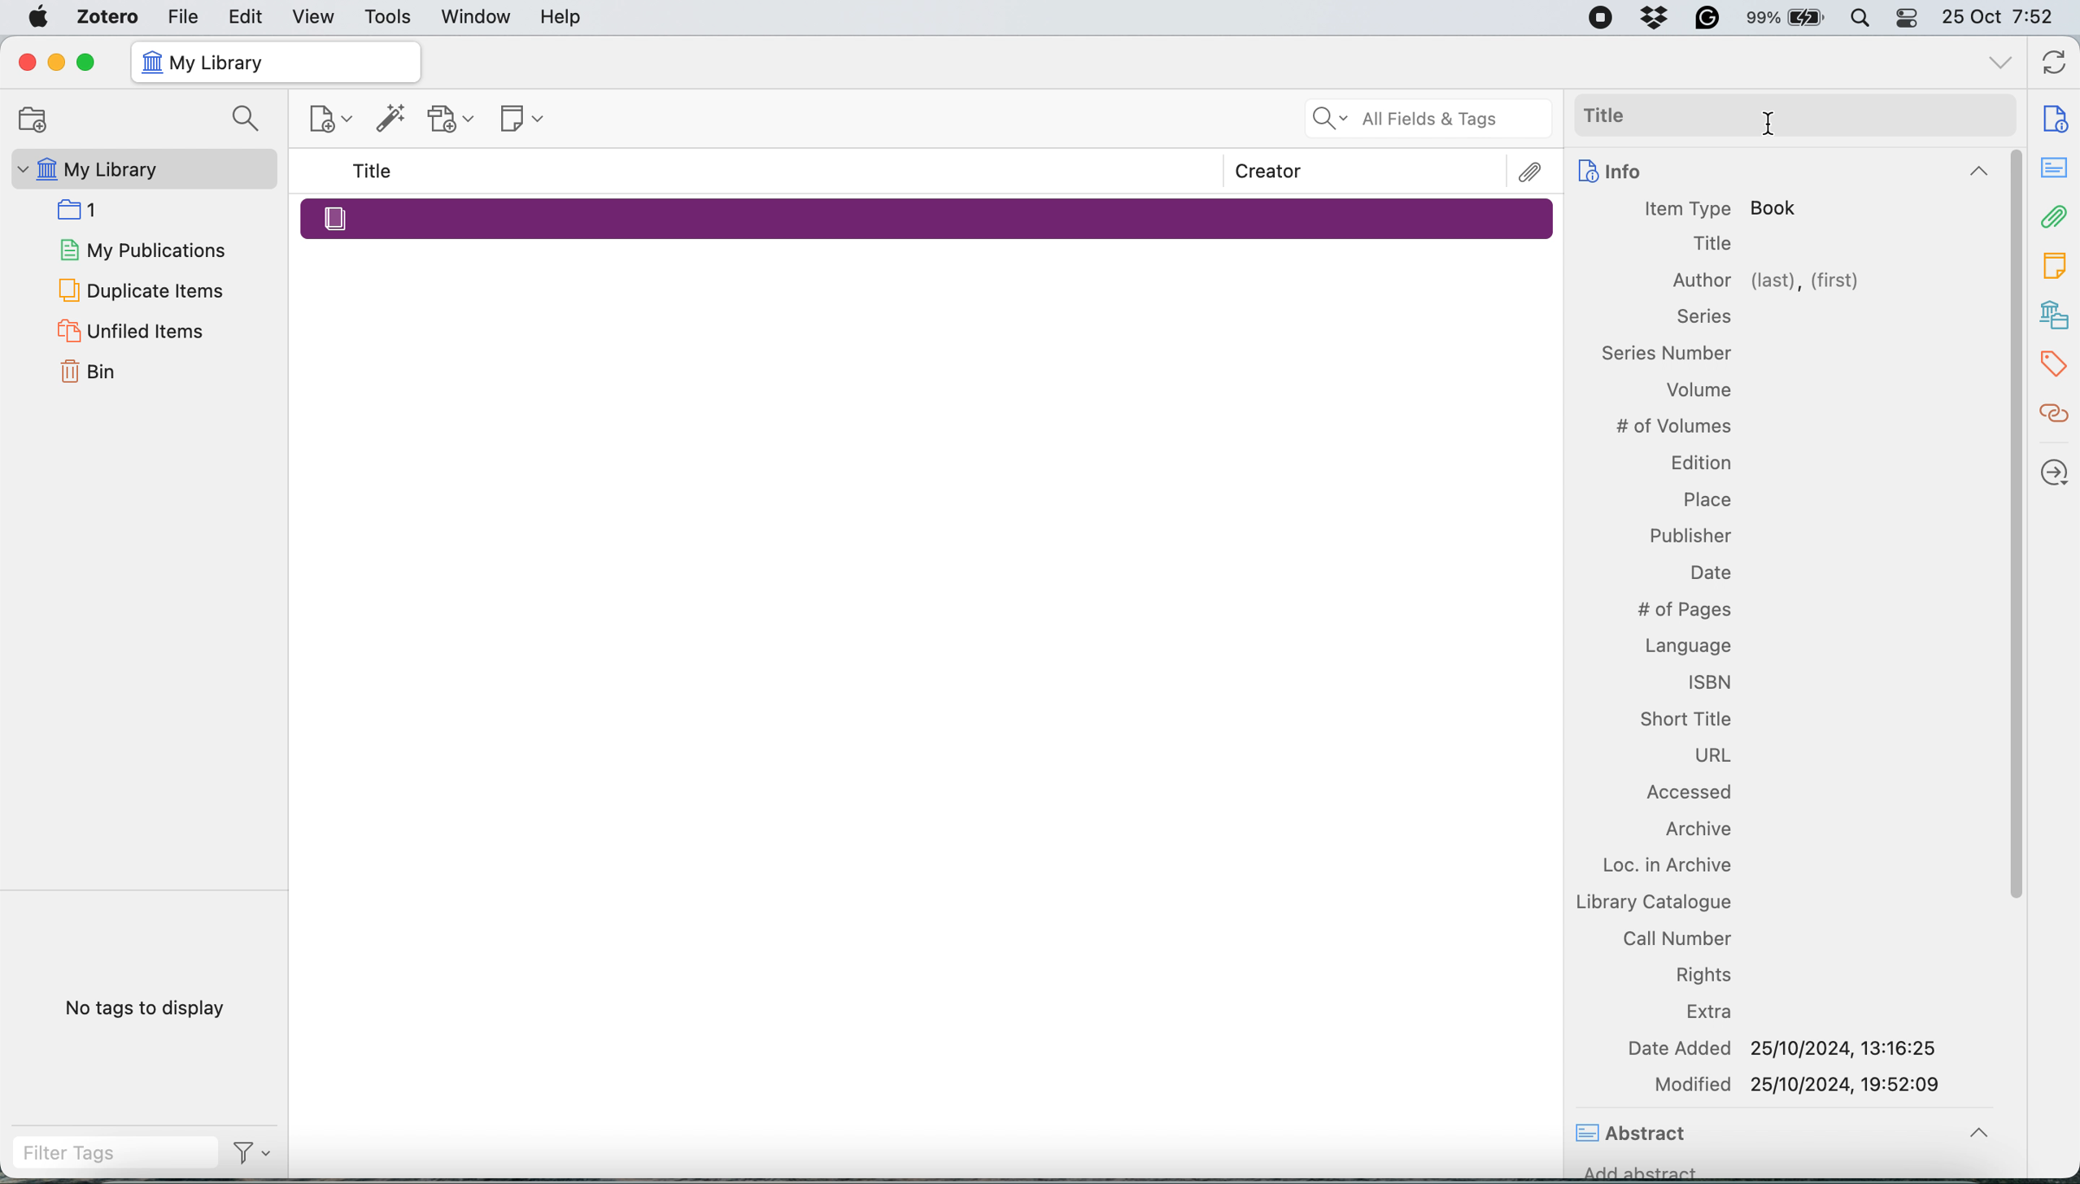 The height and width of the screenshot is (1184, 2080). What do you see at coordinates (108, 369) in the screenshot?
I see `Bin` at bounding box center [108, 369].